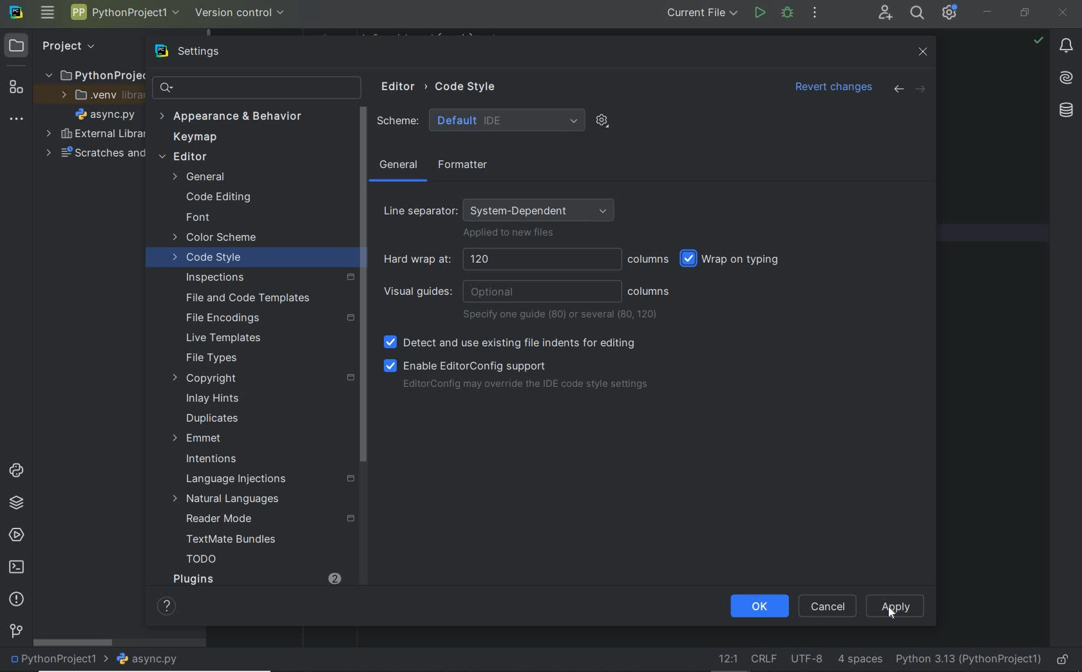  What do you see at coordinates (1066, 78) in the screenshot?
I see `AI Assistant` at bounding box center [1066, 78].